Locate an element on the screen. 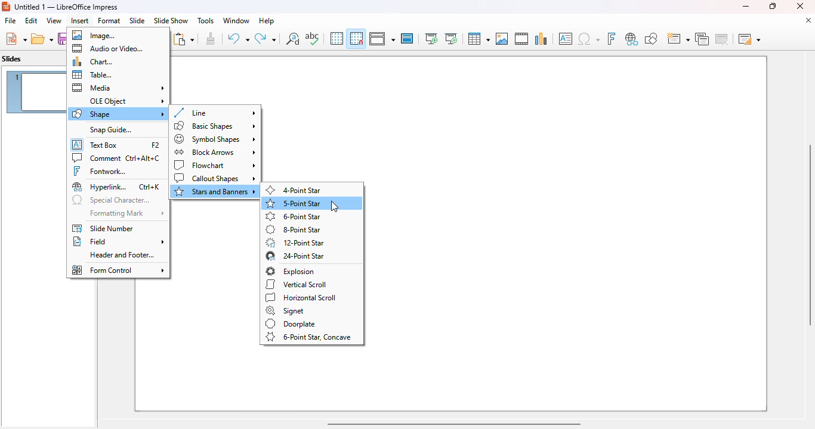 Image resolution: width=815 pixels, height=429 pixels. media is located at coordinates (118, 88).